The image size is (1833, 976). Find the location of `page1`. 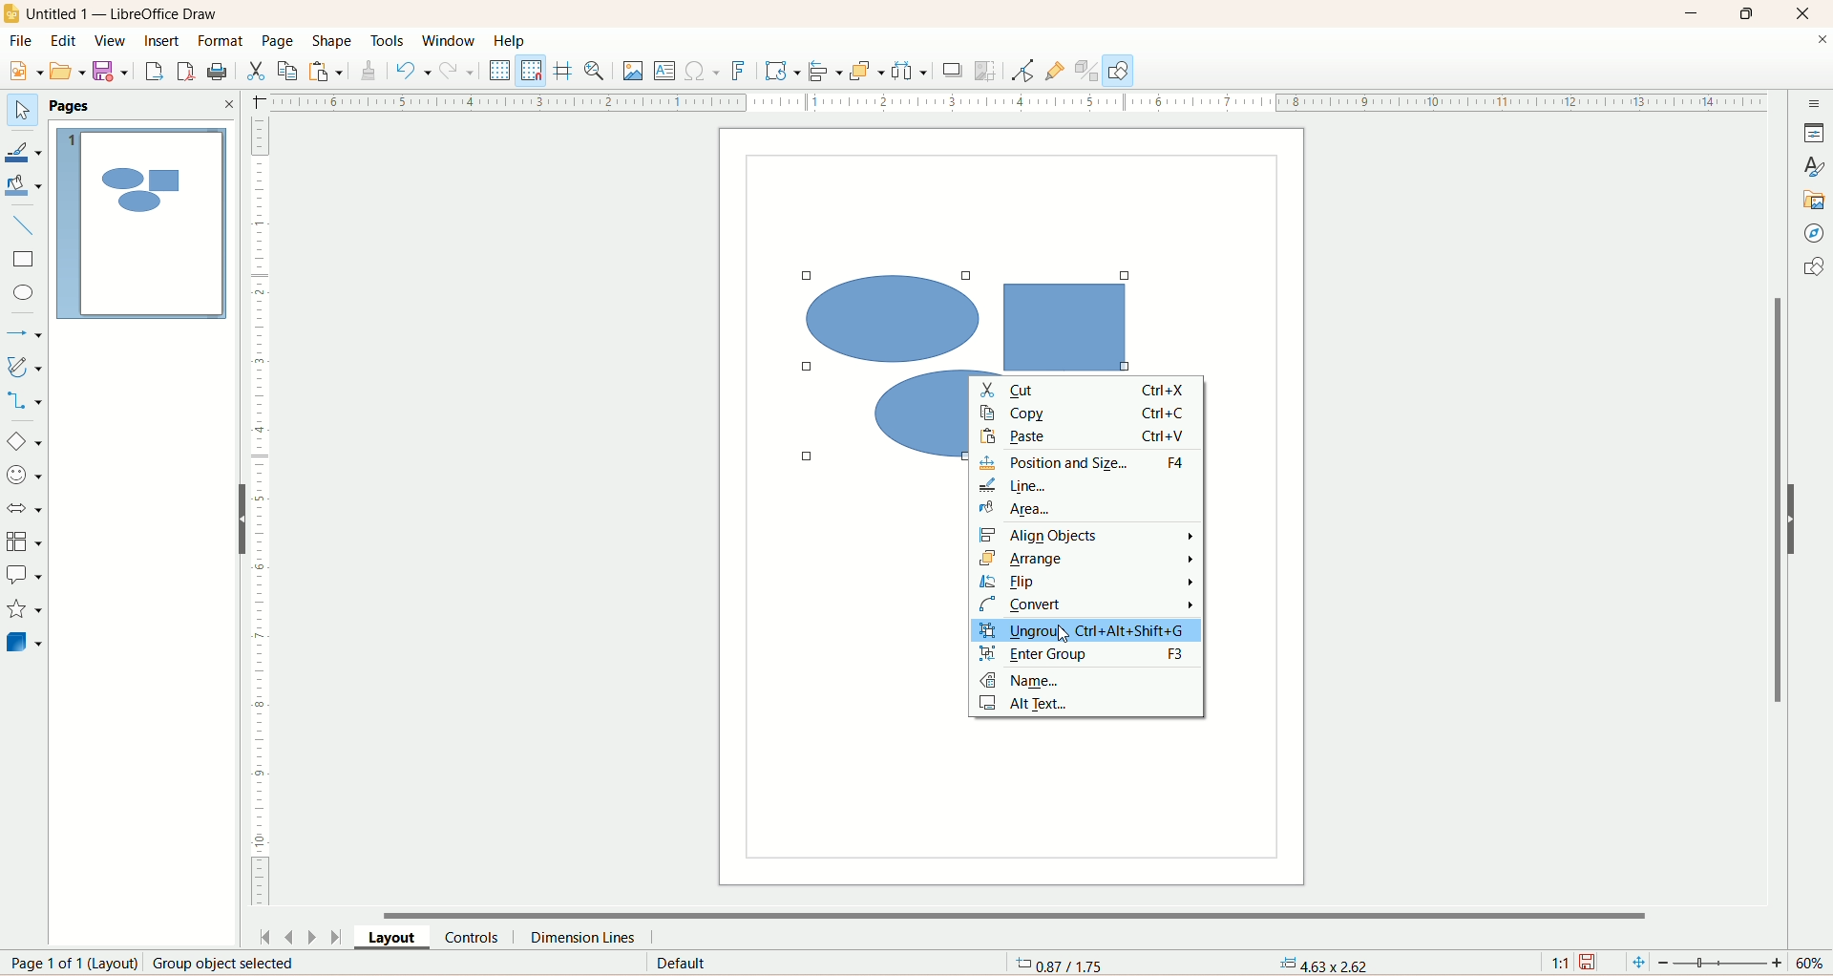

page1 is located at coordinates (138, 222).